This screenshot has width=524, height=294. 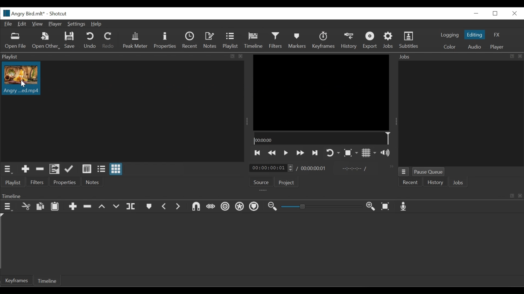 I want to click on Recent, so click(x=190, y=41).